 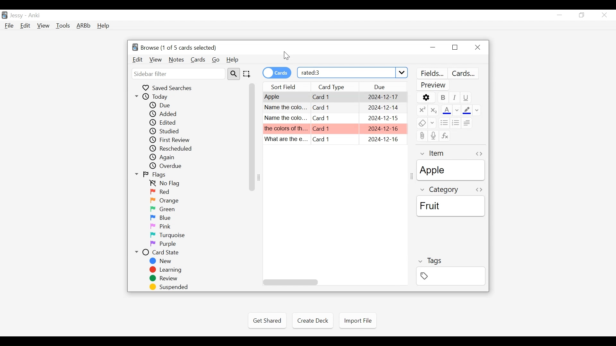 What do you see at coordinates (422, 136) in the screenshot?
I see `Upload Files` at bounding box center [422, 136].